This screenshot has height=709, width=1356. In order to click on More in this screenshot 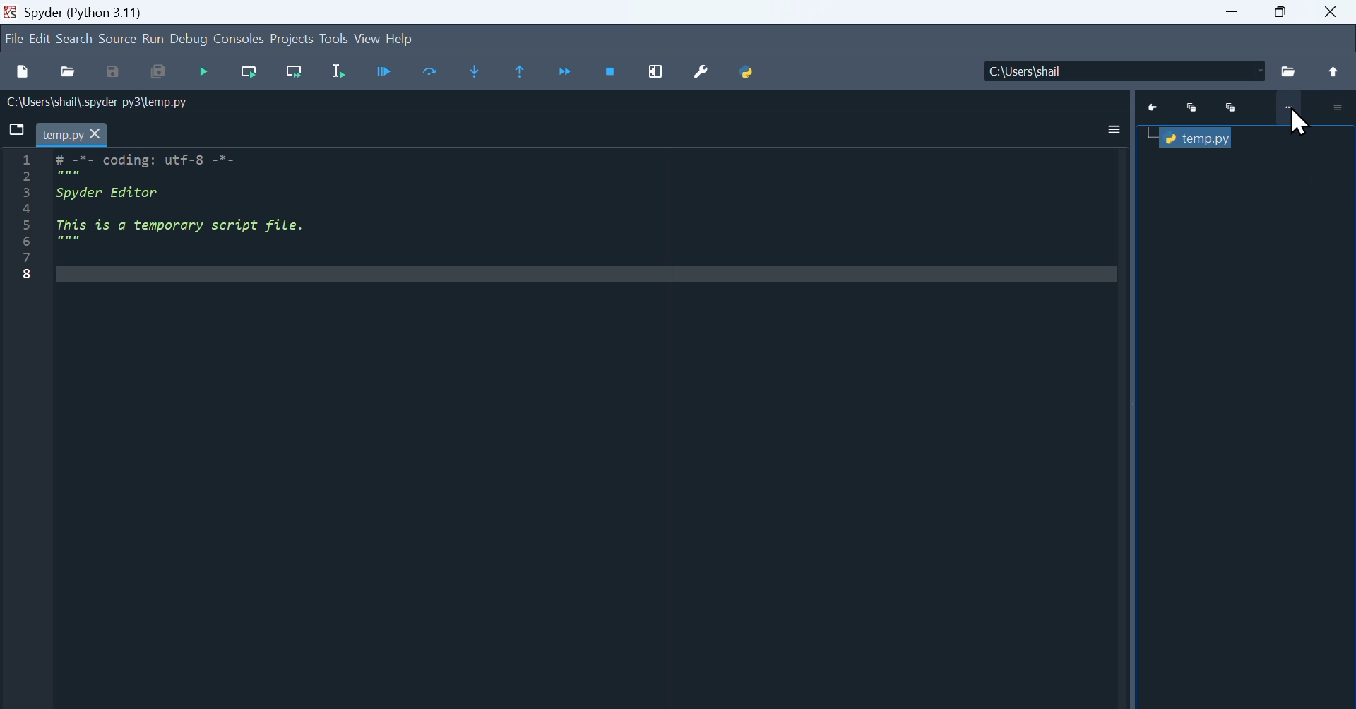, I will do `click(1287, 109)`.